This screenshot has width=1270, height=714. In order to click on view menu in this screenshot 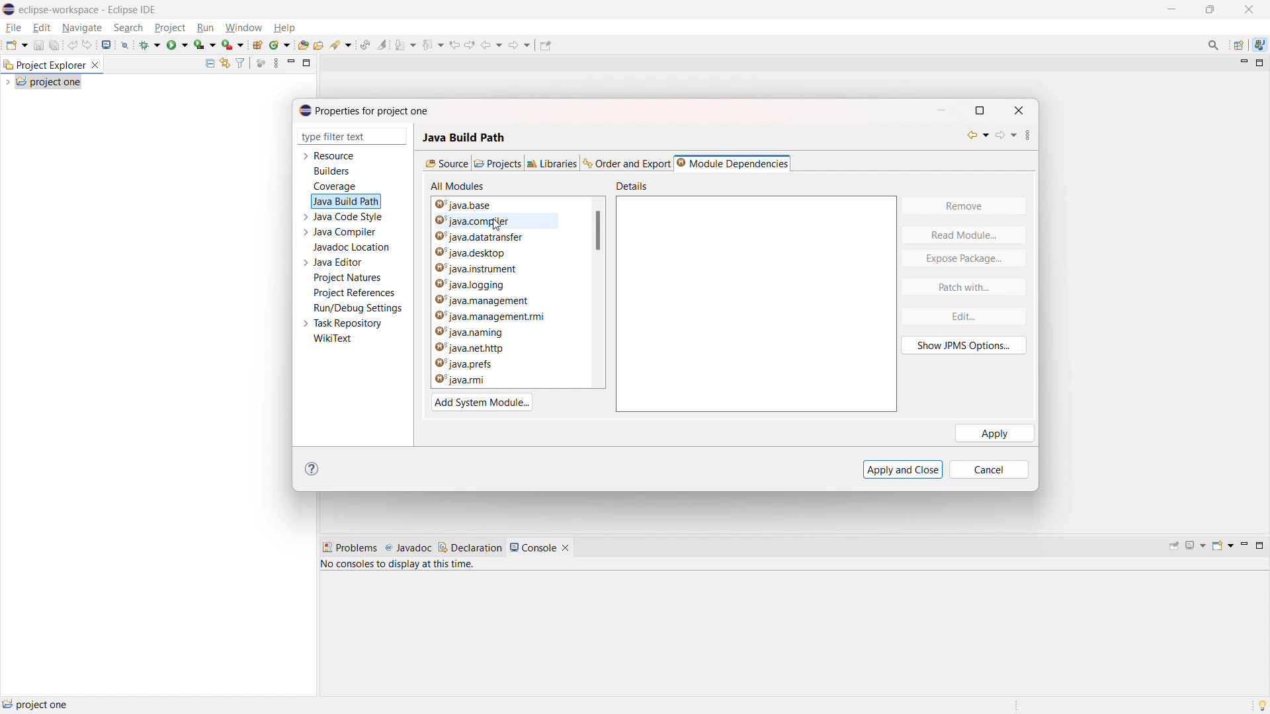, I will do `click(276, 63)`.